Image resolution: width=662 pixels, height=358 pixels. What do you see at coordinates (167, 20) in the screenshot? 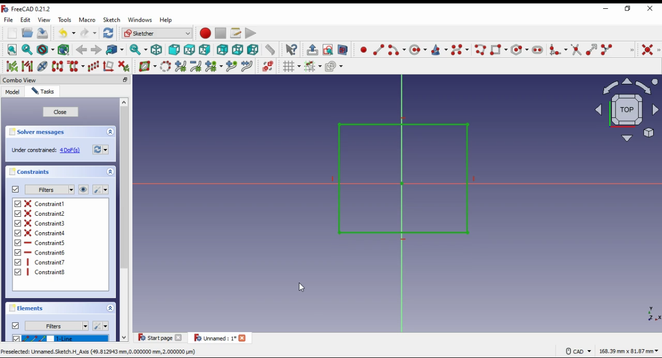
I see `help` at bounding box center [167, 20].